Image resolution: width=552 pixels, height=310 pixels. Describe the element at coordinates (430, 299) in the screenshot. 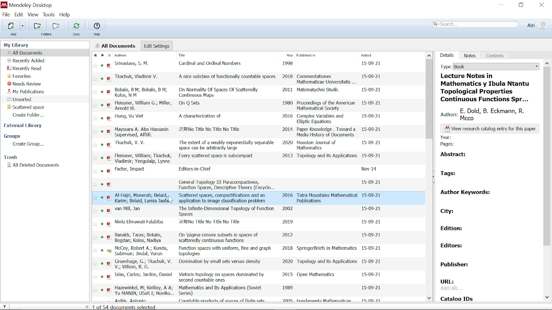

I see `Move down in all files` at that location.